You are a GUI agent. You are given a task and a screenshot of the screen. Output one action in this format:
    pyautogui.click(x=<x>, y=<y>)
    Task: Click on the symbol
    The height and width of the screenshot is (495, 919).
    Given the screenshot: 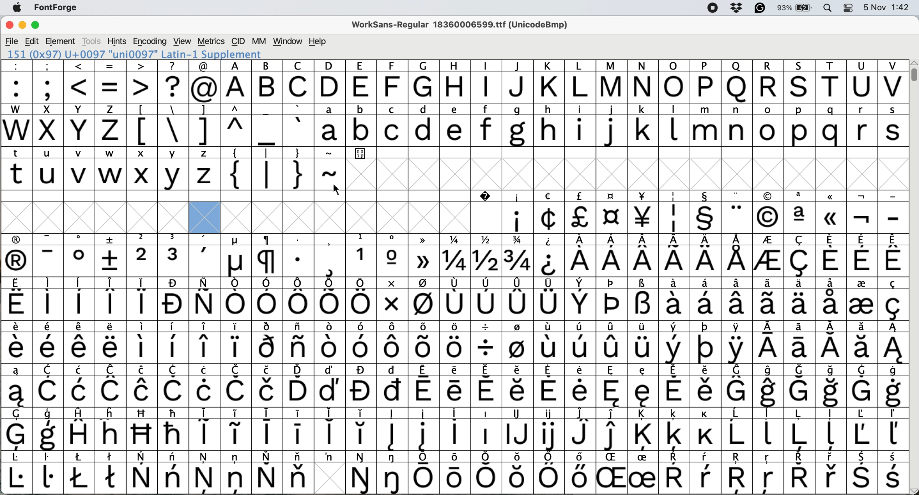 What is the action you would take?
    pyautogui.click(x=362, y=473)
    